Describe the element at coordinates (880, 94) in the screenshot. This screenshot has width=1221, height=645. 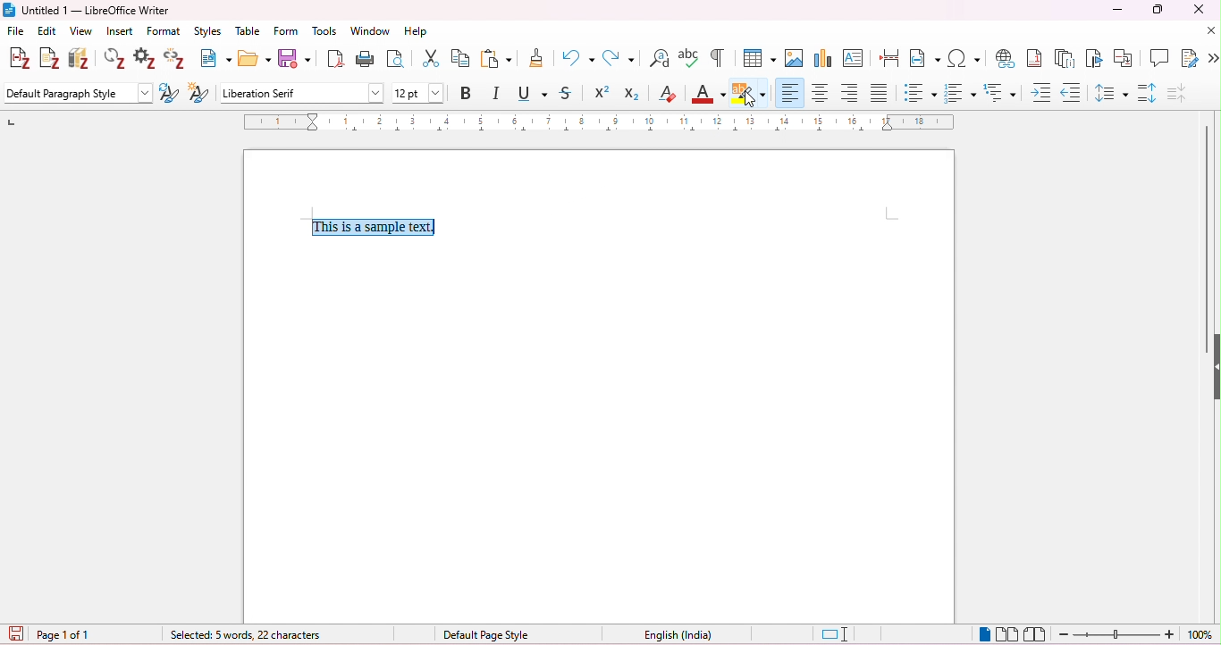
I see `justified` at that location.